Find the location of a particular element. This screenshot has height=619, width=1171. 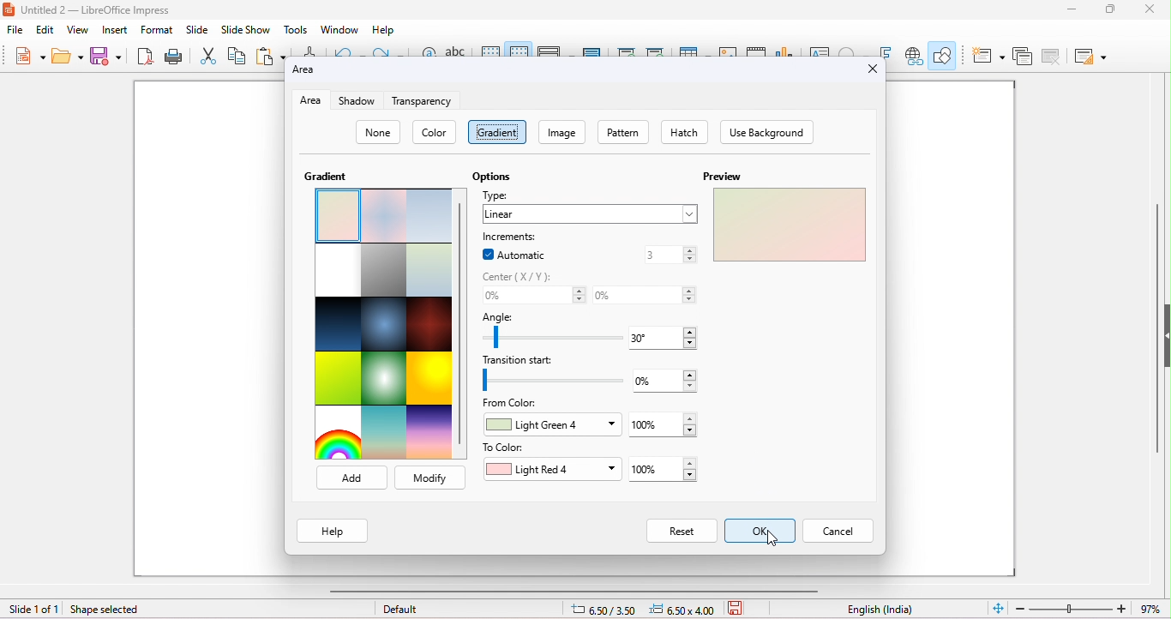

duplicate slide is located at coordinates (1023, 58).